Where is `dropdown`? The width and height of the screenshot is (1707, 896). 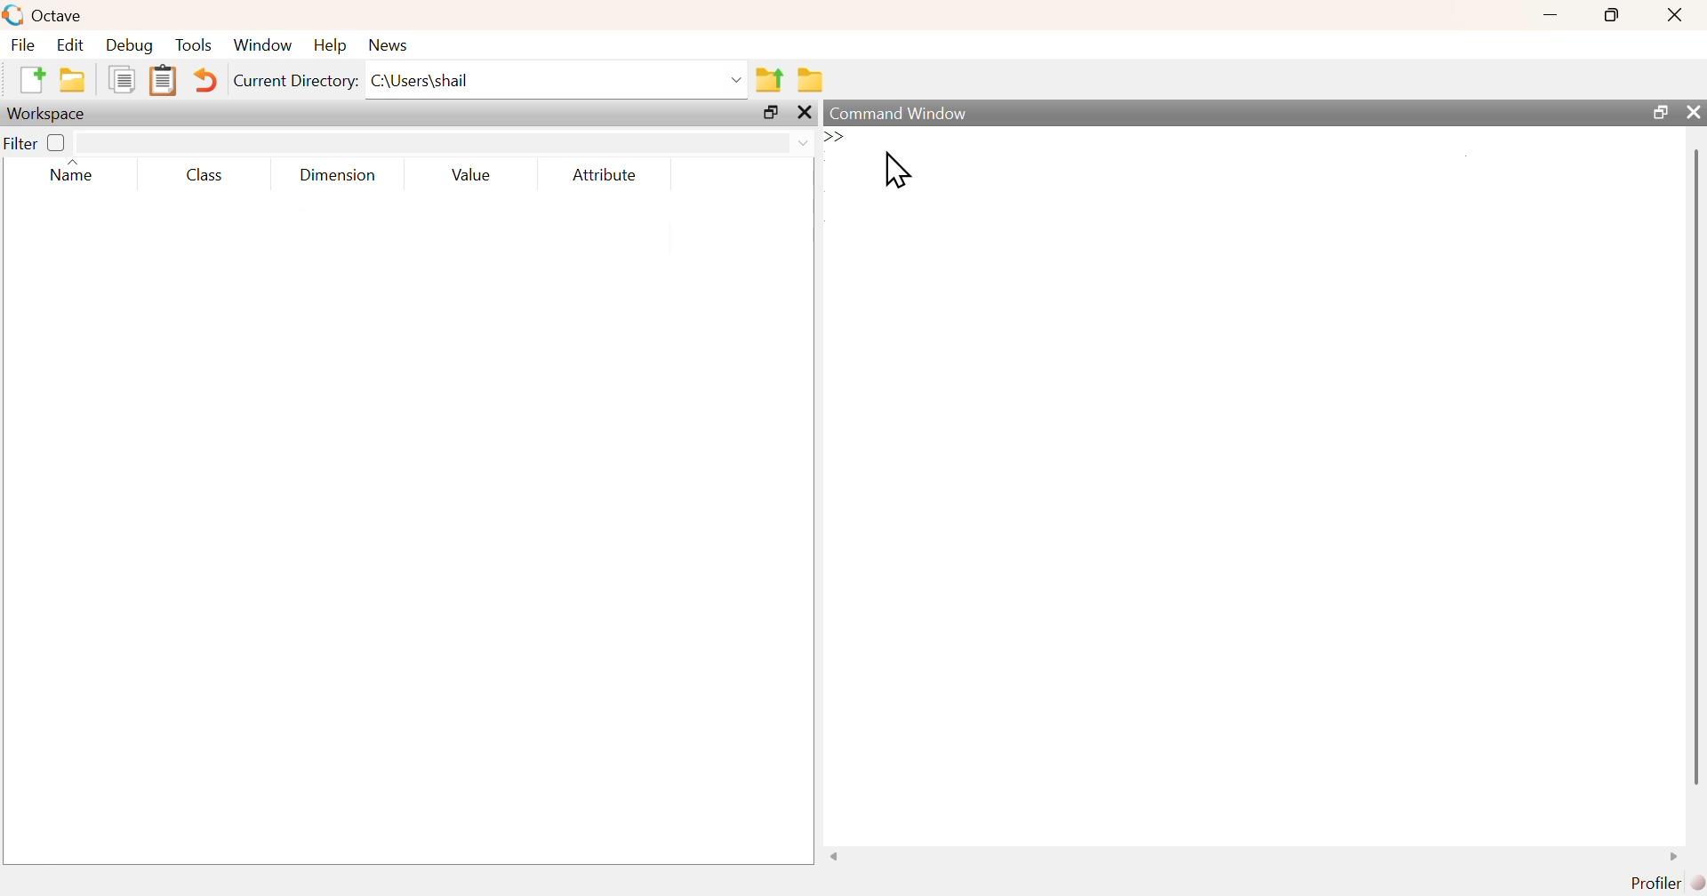 dropdown is located at coordinates (801, 143).